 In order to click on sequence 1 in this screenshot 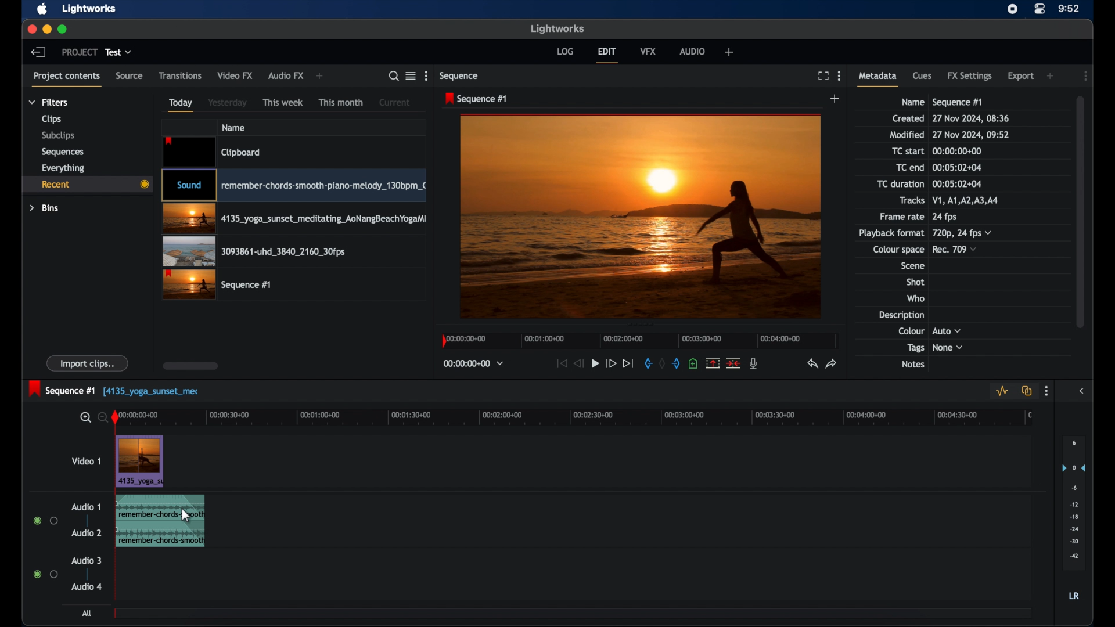, I will do `click(476, 99)`.